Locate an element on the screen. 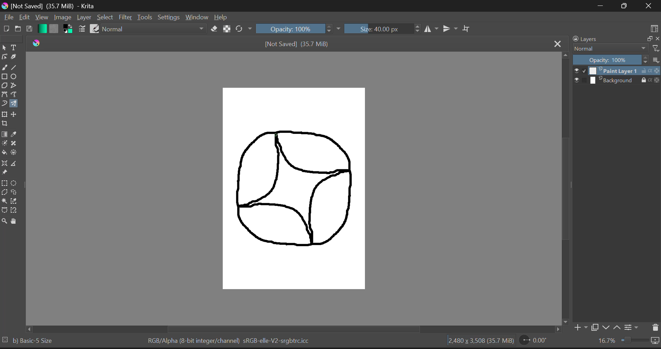 The width and height of the screenshot is (661, 349). Opacity 100% is located at coordinates (611, 60).